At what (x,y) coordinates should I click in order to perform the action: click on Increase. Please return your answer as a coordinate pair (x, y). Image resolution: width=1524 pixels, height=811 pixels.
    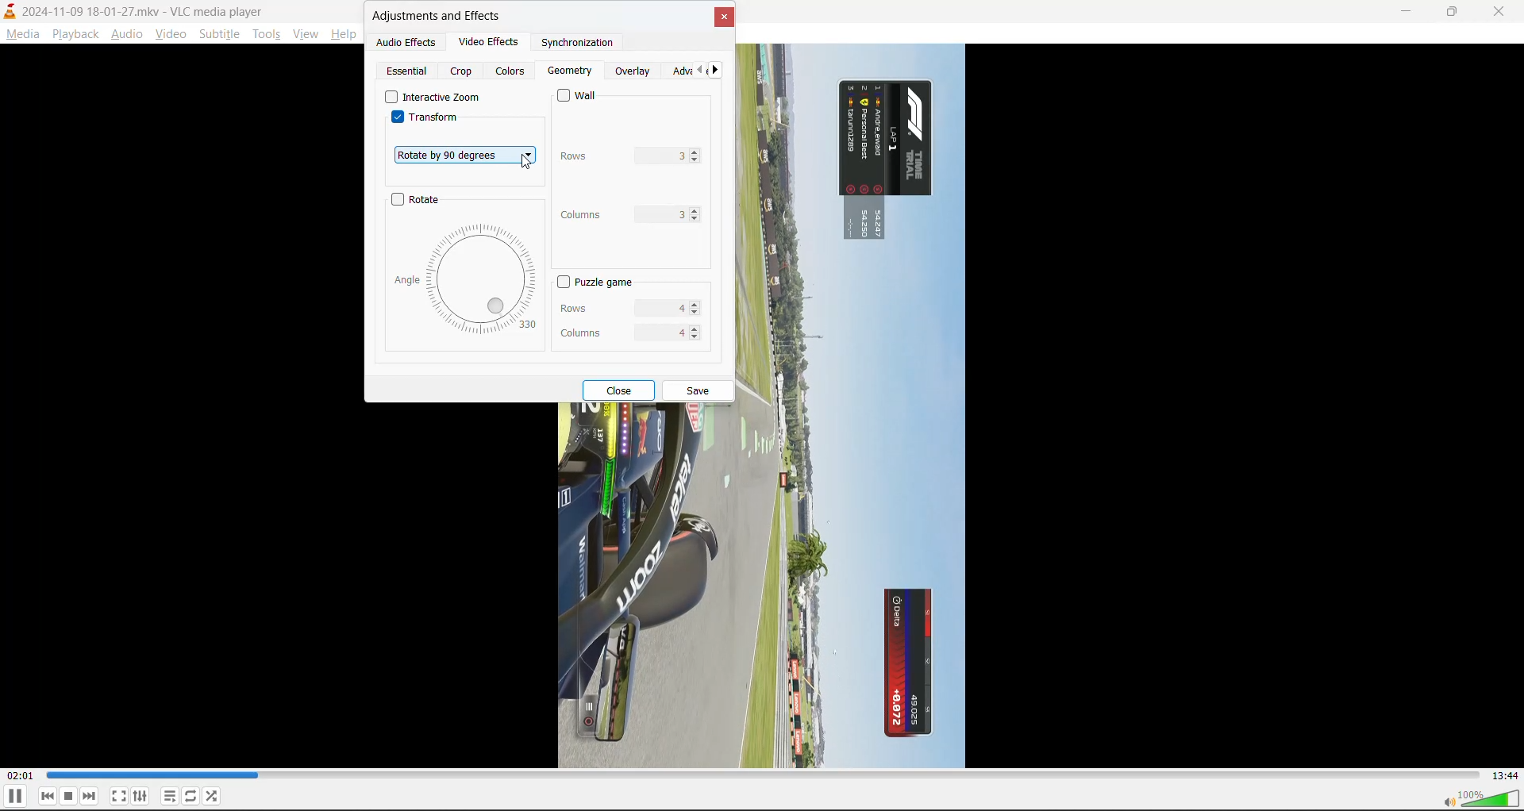
    Looking at the image, I should click on (697, 209).